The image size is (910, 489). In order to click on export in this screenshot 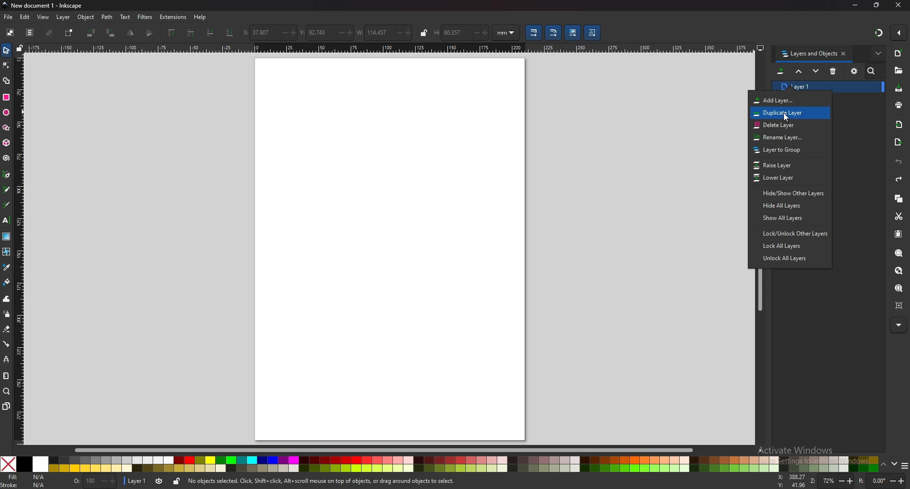, I will do `click(898, 141)`.